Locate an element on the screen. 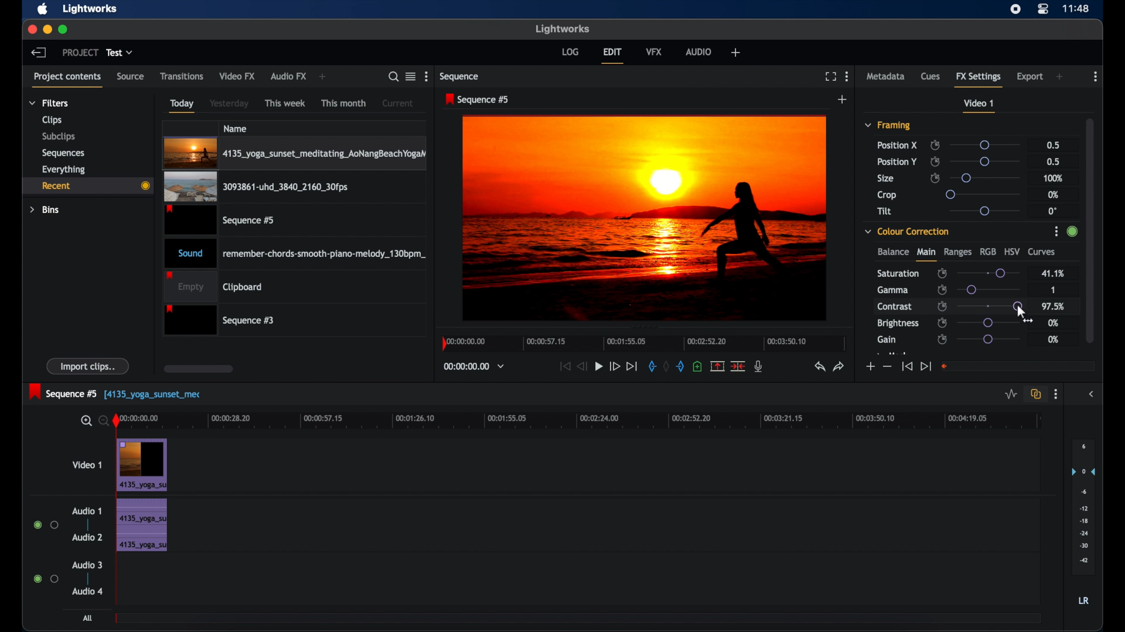  this week is located at coordinates (286, 102).